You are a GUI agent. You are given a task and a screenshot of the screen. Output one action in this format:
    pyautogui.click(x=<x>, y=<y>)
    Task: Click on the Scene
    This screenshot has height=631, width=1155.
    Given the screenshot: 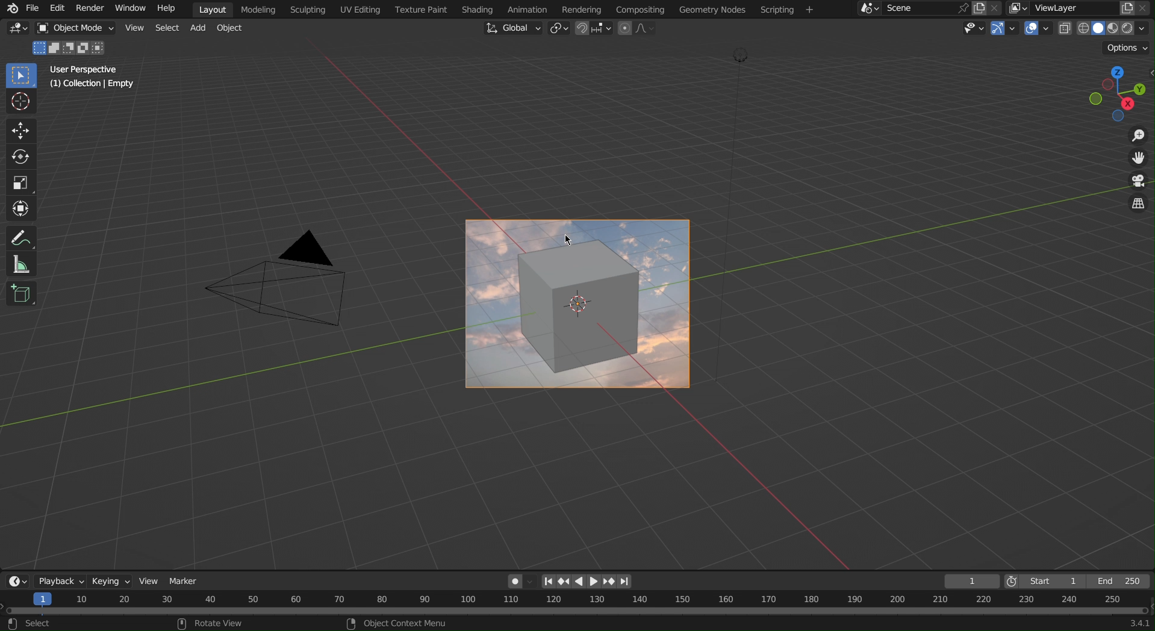 What is the action you would take?
    pyautogui.click(x=926, y=8)
    